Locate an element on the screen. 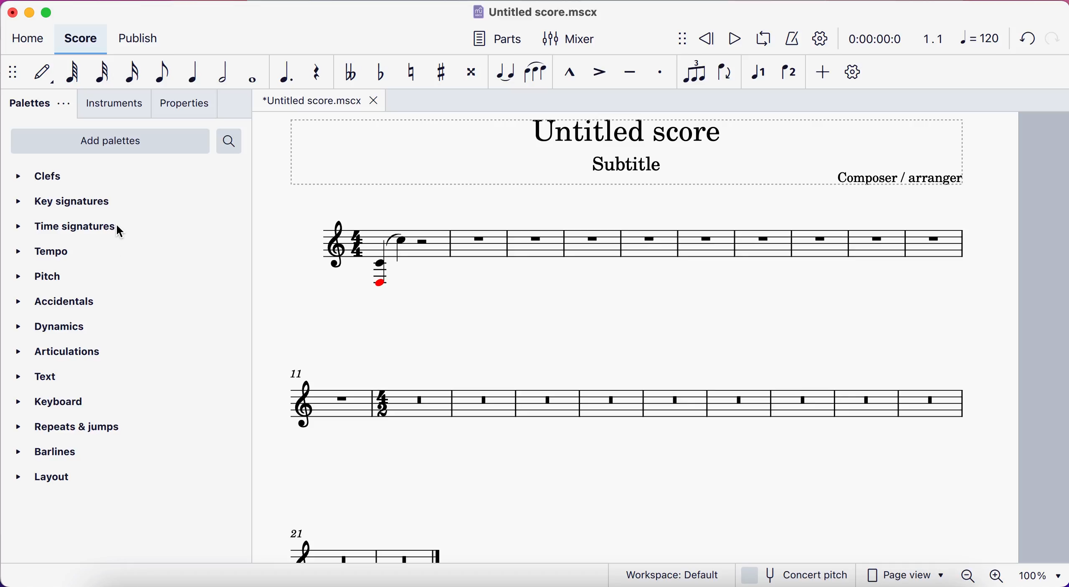 Image resolution: width=1069 pixels, height=587 pixels. barlines is located at coordinates (46, 452).